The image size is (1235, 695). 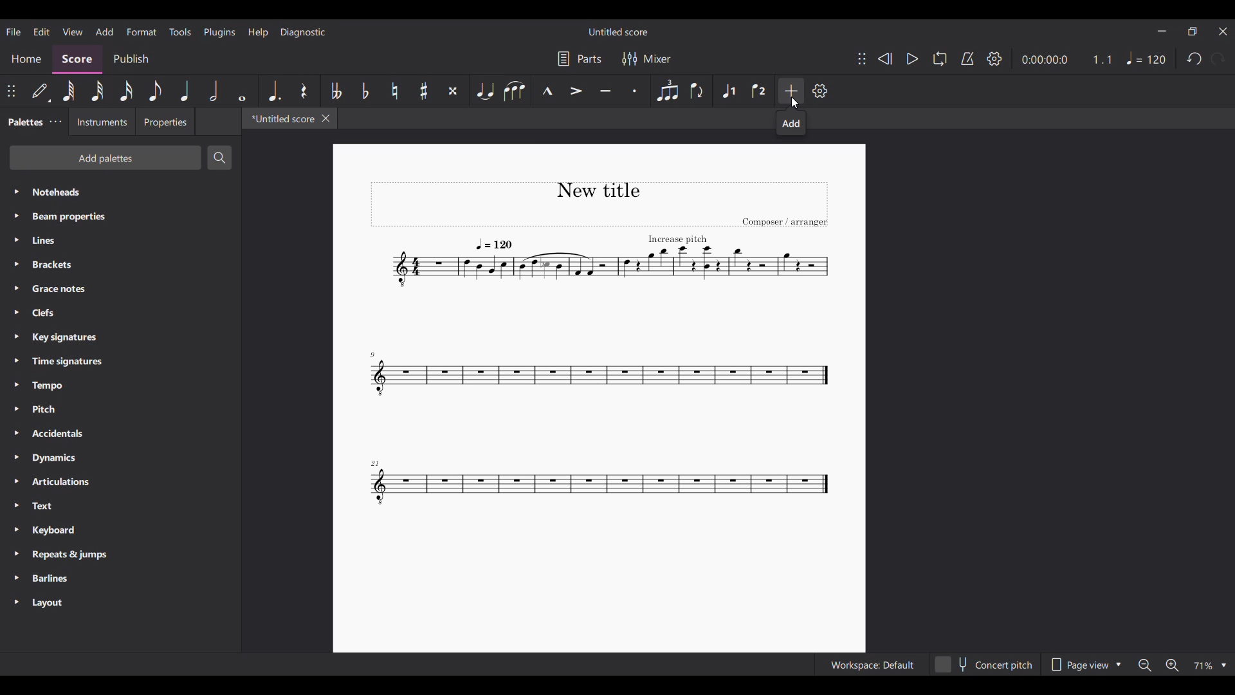 What do you see at coordinates (1209, 665) in the screenshot?
I see `Zoom options` at bounding box center [1209, 665].